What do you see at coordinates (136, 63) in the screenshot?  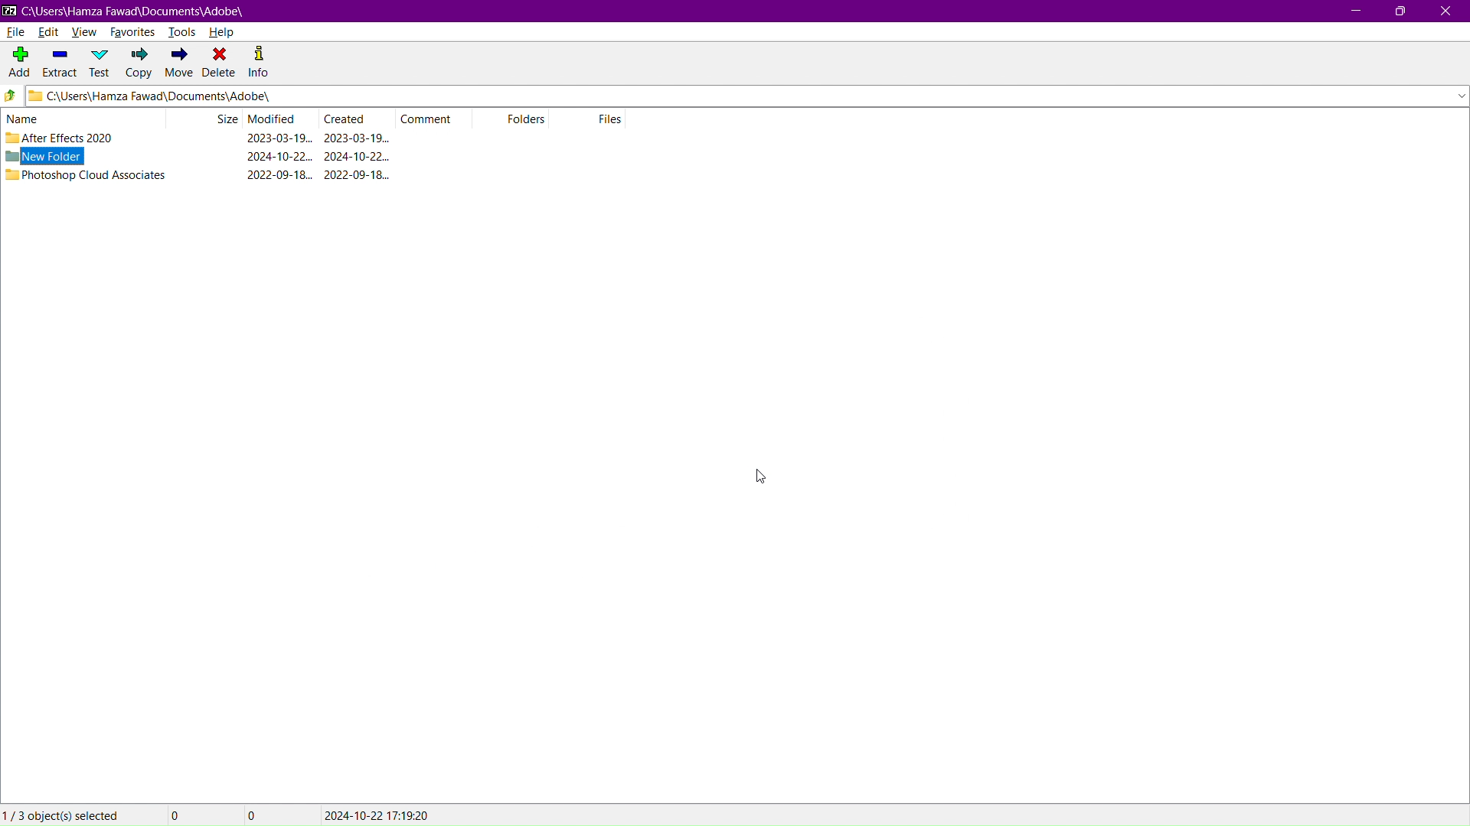 I see `Copy` at bounding box center [136, 63].